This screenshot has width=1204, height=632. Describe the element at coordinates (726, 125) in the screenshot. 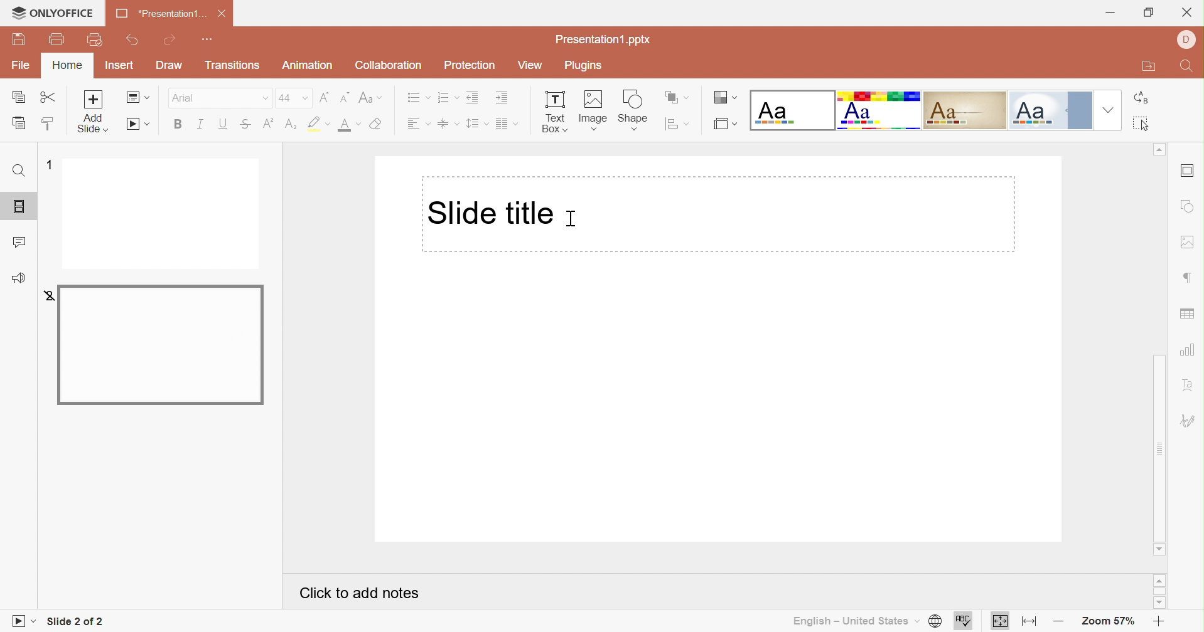

I see `Select slide size` at that location.